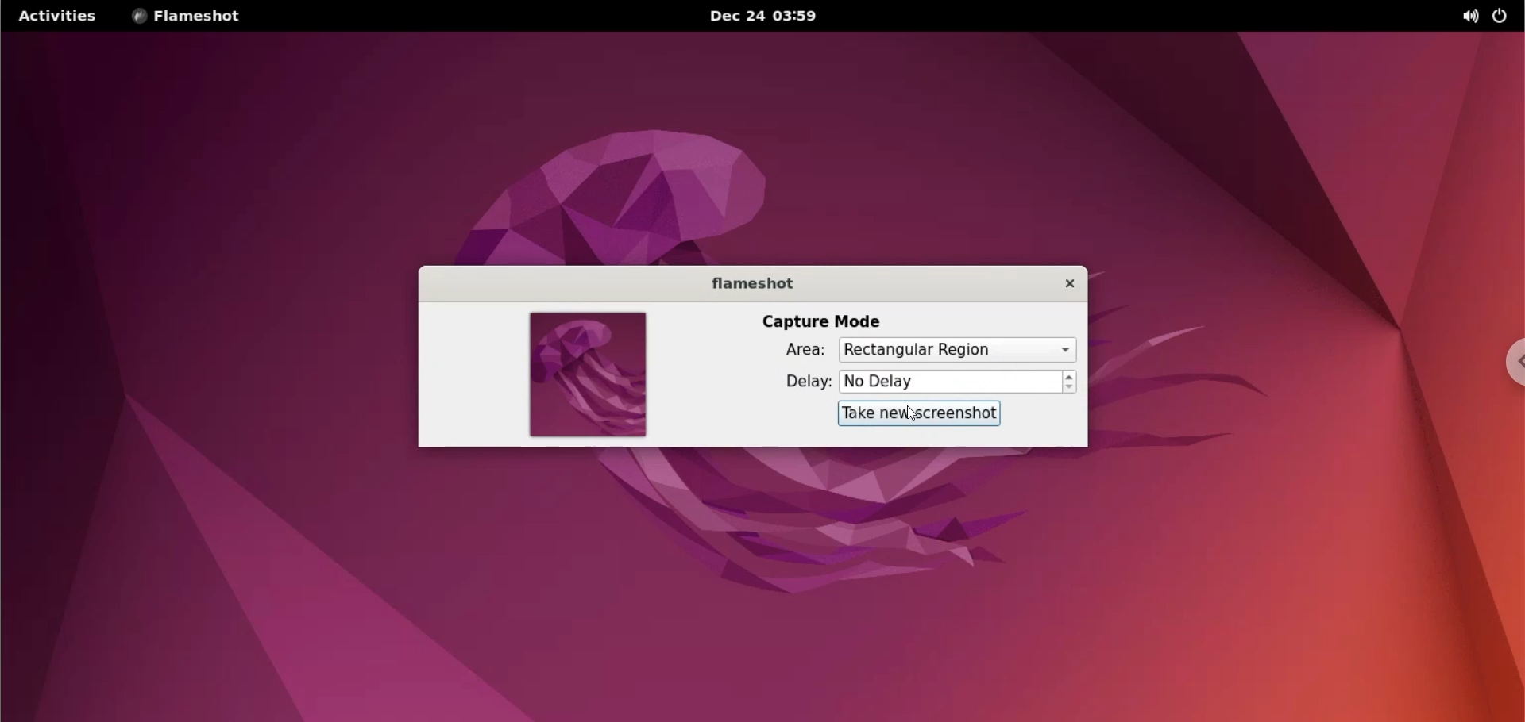  Describe the element at coordinates (751, 282) in the screenshot. I see `flameshot label` at that location.